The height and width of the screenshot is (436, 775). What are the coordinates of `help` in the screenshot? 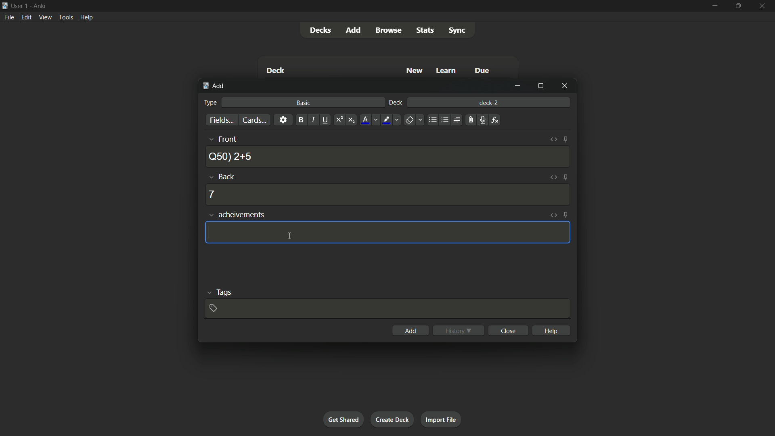 It's located at (551, 330).